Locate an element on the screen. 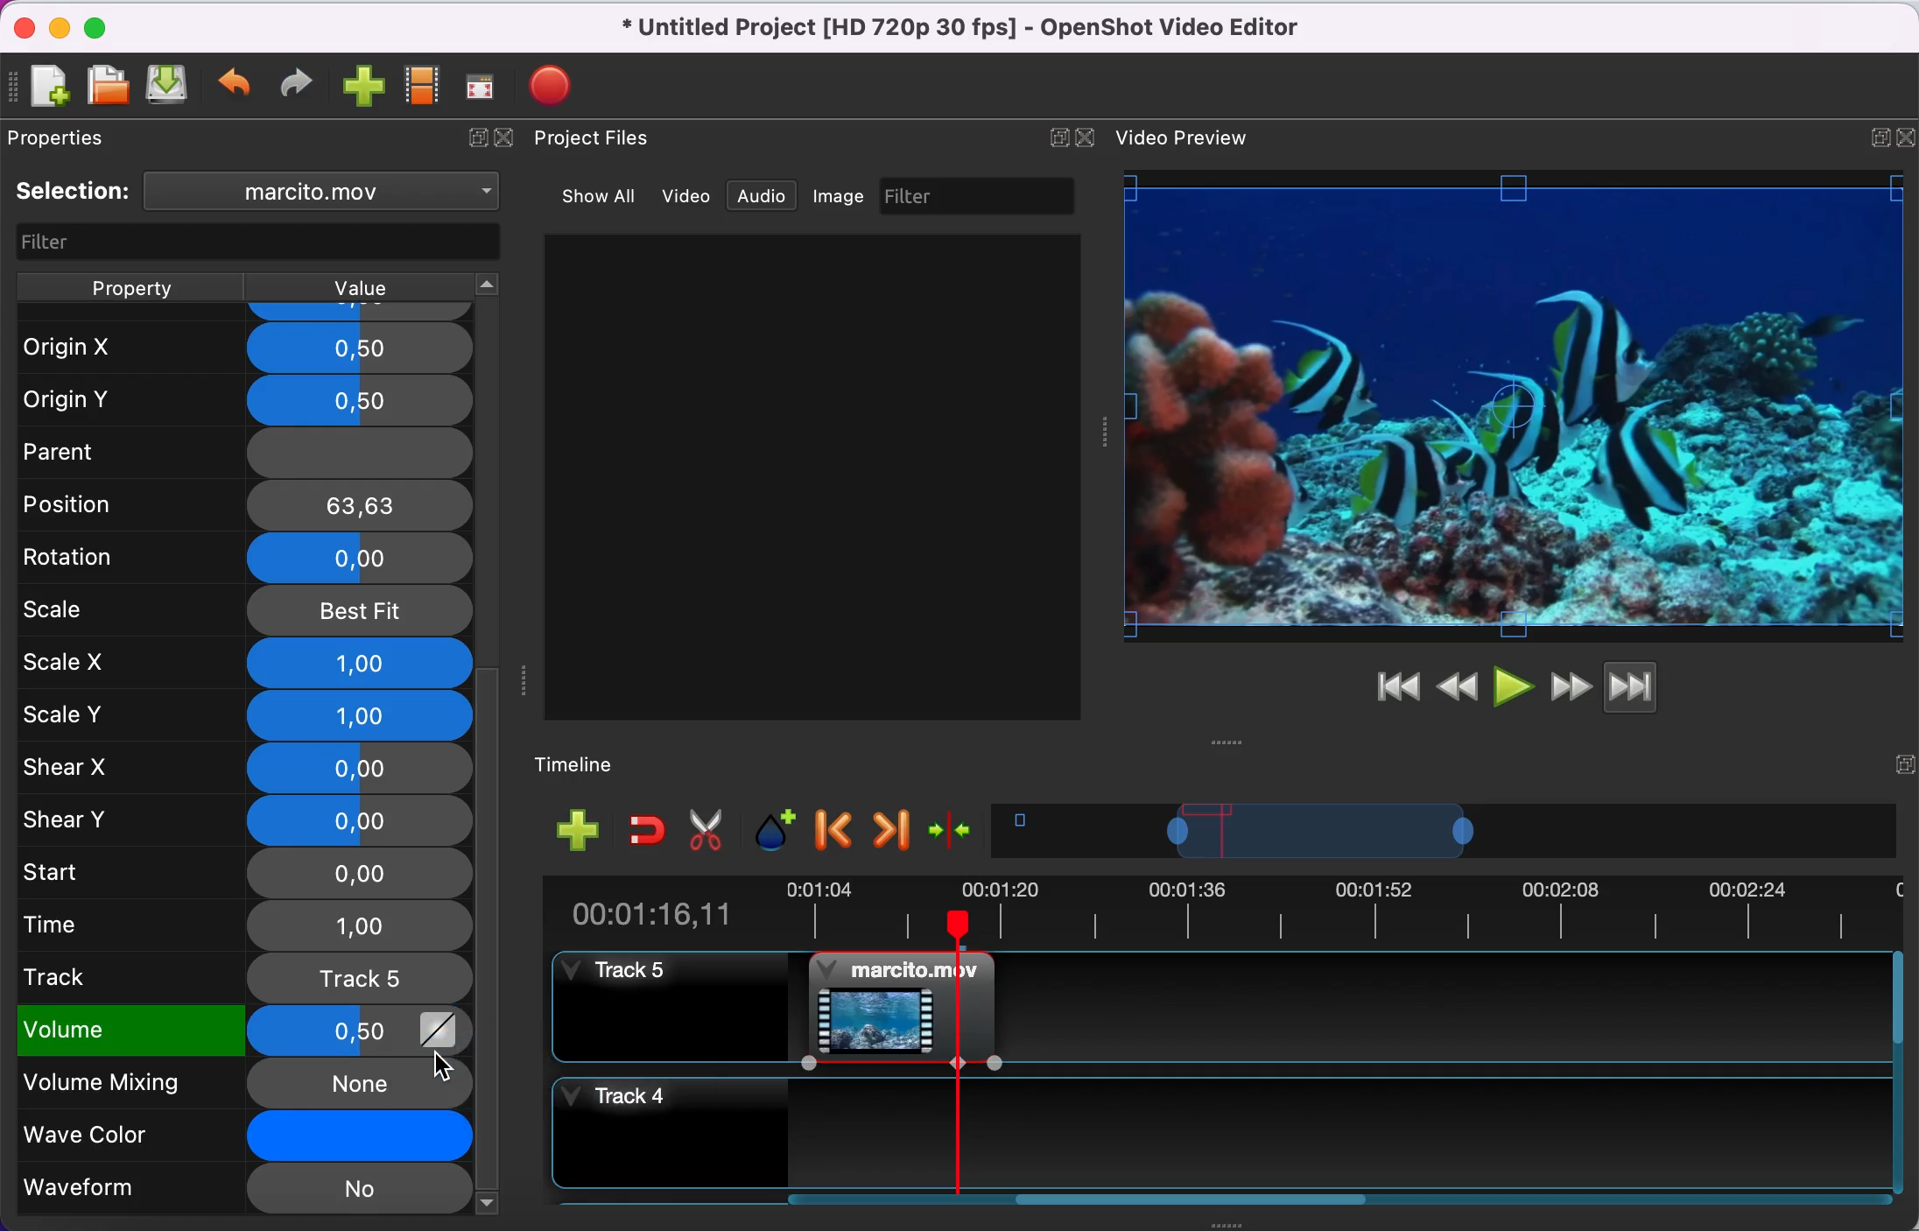 This screenshot has height=1231, width=1919. cursor is located at coordinates (441, 1066).